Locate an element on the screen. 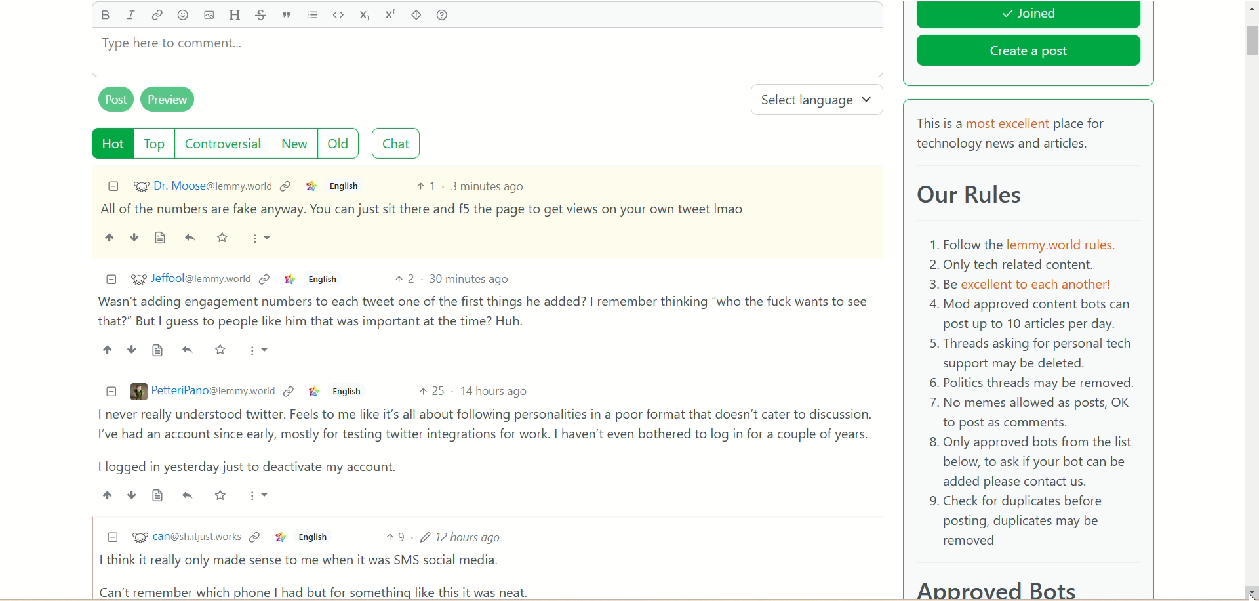 This screenshot has height=601, width=1259. Source is located at coordinates (161, 238).